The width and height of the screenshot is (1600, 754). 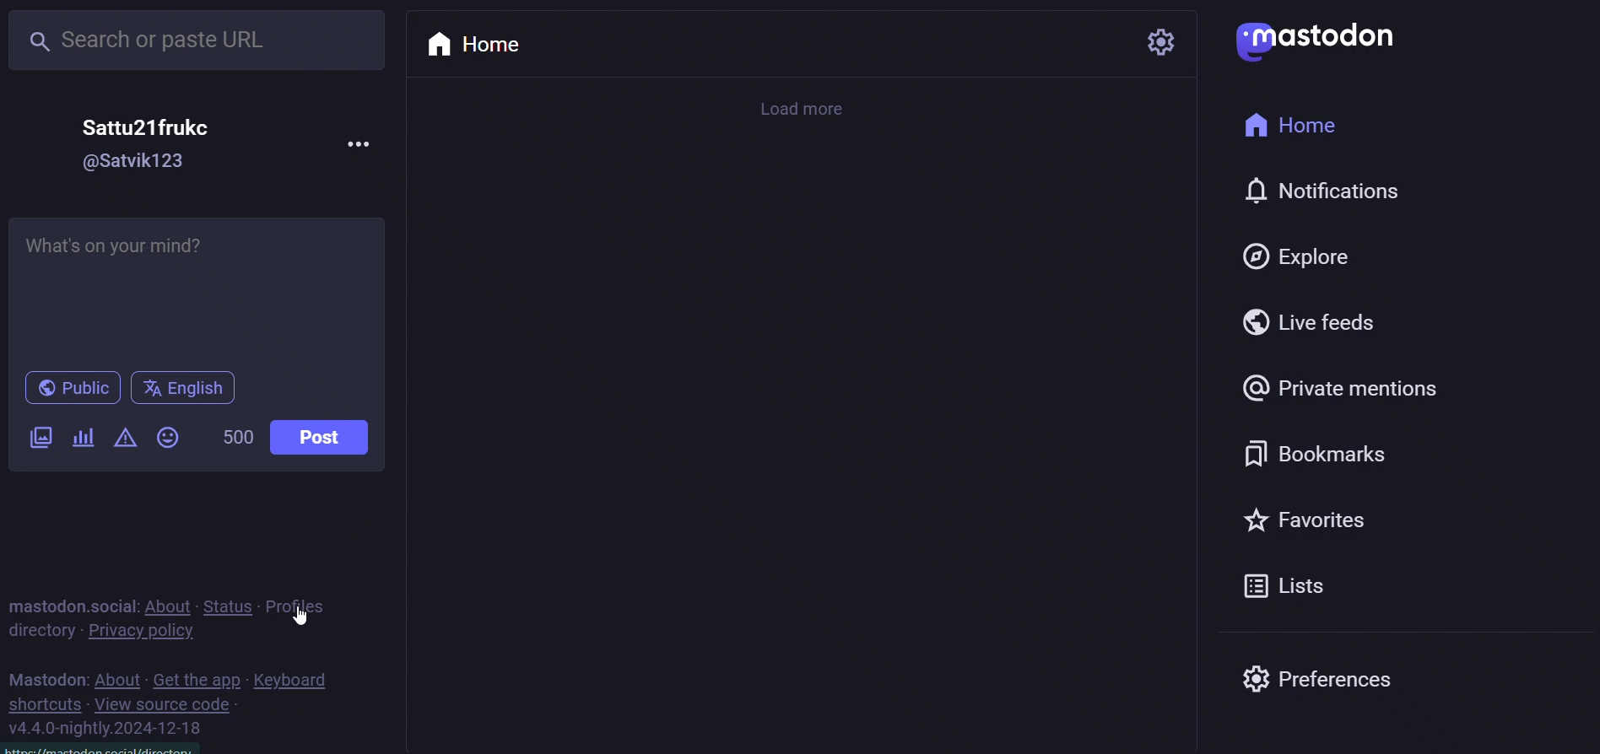 I want to click on live feed, so click(x=1316, y=318).